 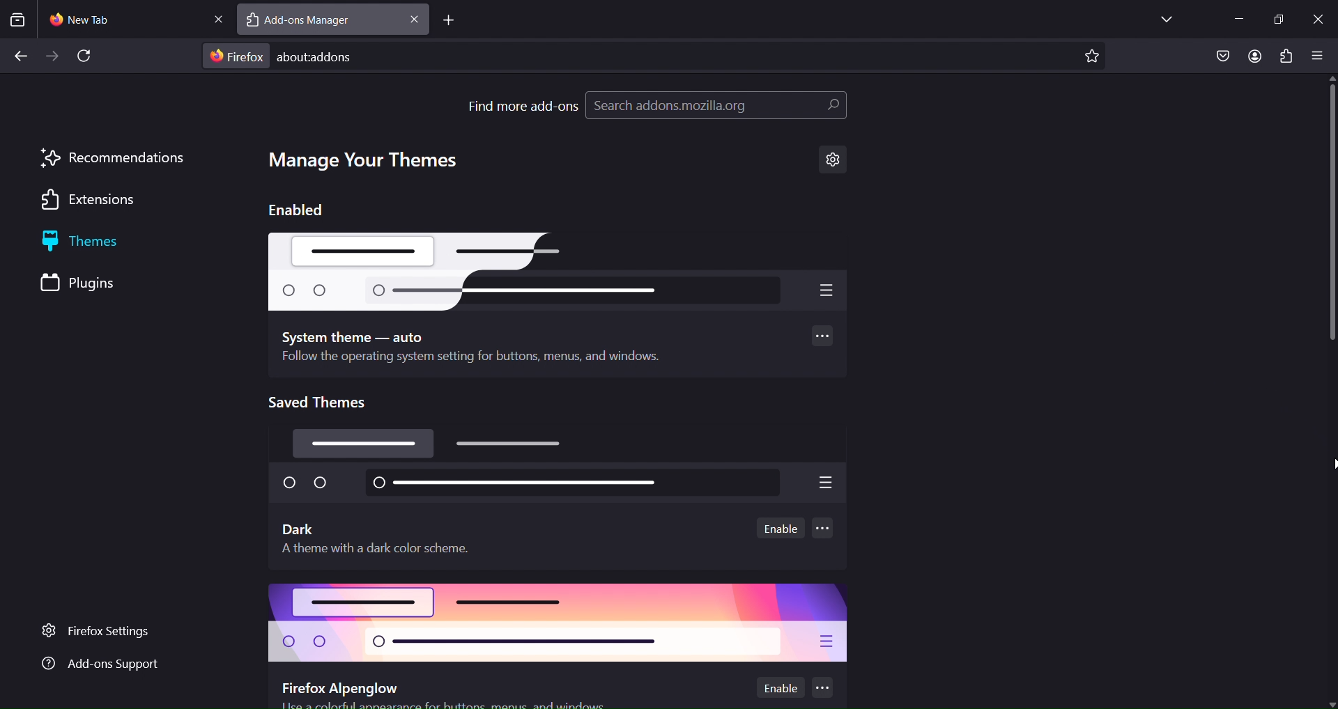 What do you see at coordinates (824, 531) in the screenshot?
I see `...` at bounding box center [824, 531].